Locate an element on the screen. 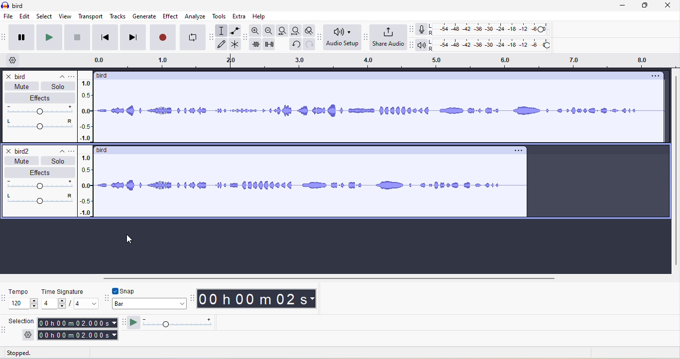  bird is located at coordinates (17, 76).